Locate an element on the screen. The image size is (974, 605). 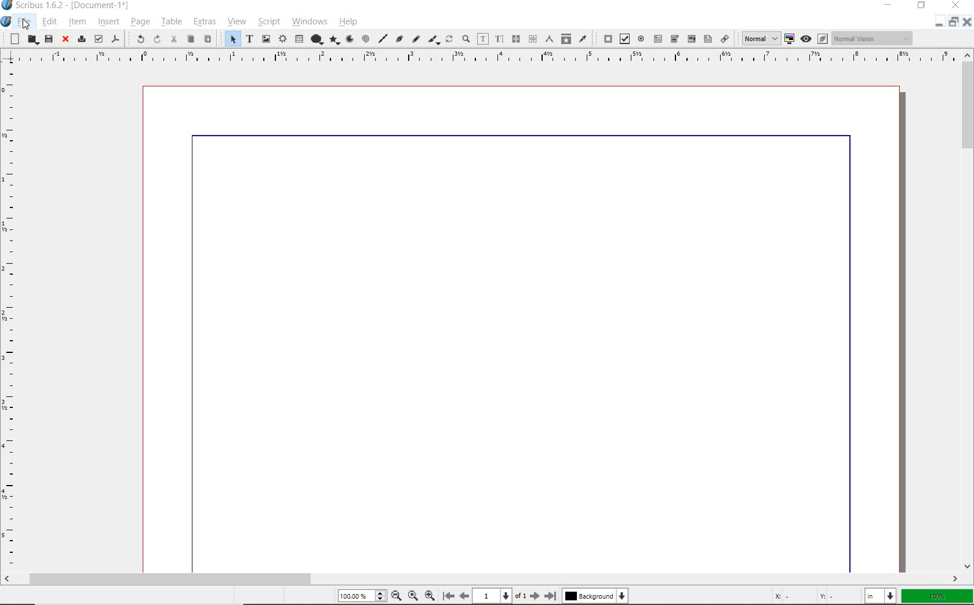
zoom factor is located at coordinates (937, 597).